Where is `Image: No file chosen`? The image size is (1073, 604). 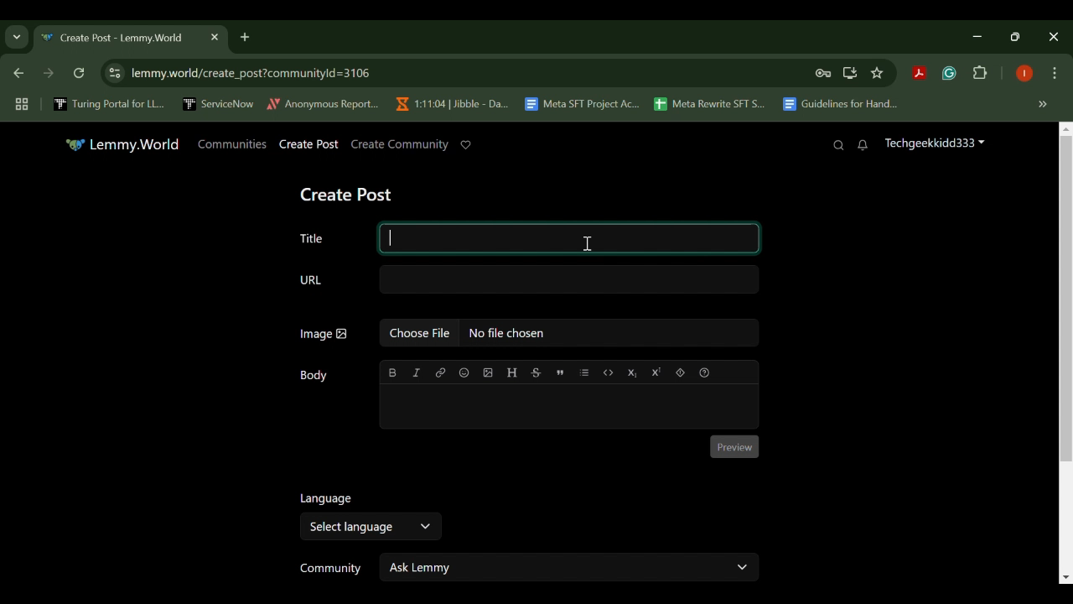 Image: No file chosen is located at coordinates (528, 336).